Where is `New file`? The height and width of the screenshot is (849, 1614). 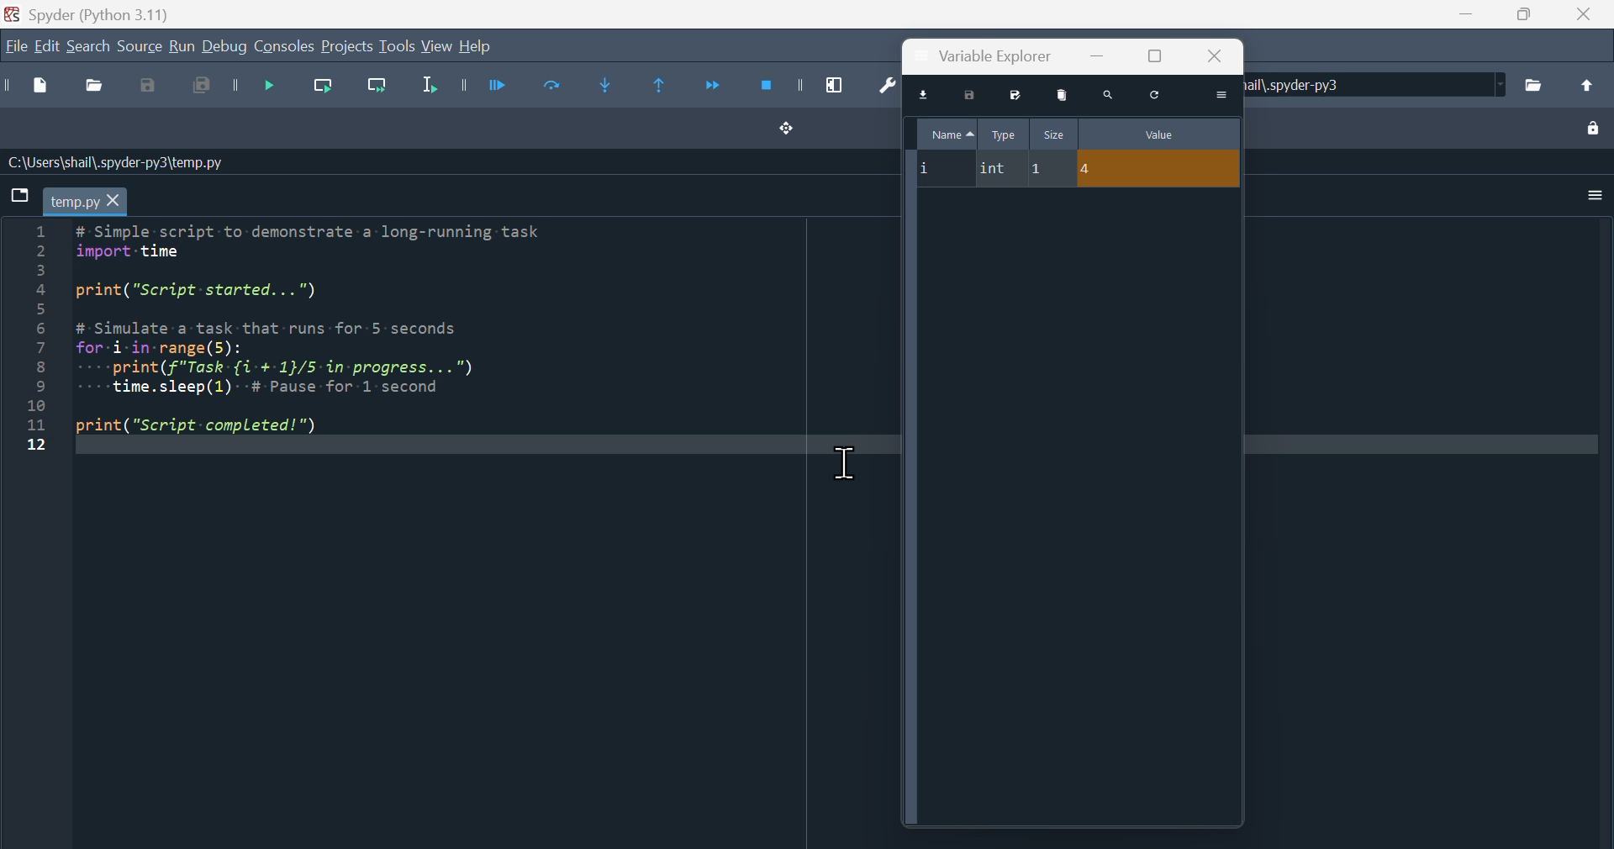
New file is located at coordinates (31, 86).